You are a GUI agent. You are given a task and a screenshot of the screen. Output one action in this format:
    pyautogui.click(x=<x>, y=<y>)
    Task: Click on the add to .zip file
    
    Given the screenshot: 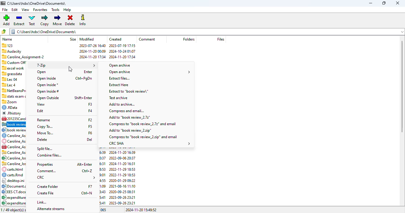 What is the action you would take?
    pyautogui.click(x=130, y=130)
    